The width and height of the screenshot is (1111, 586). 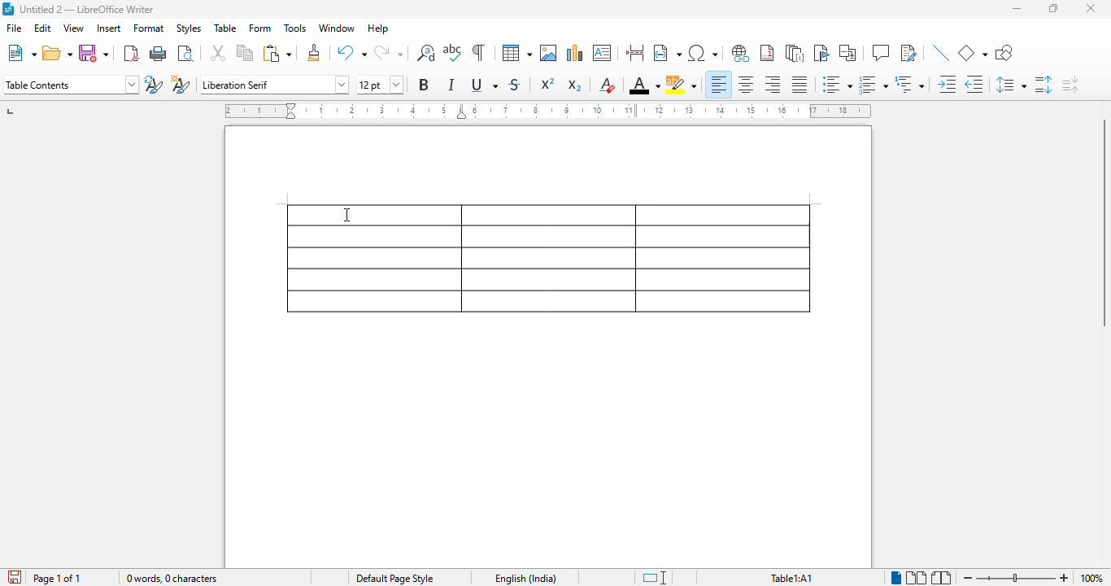 I want to click on styles, so click(x=189, y=28).